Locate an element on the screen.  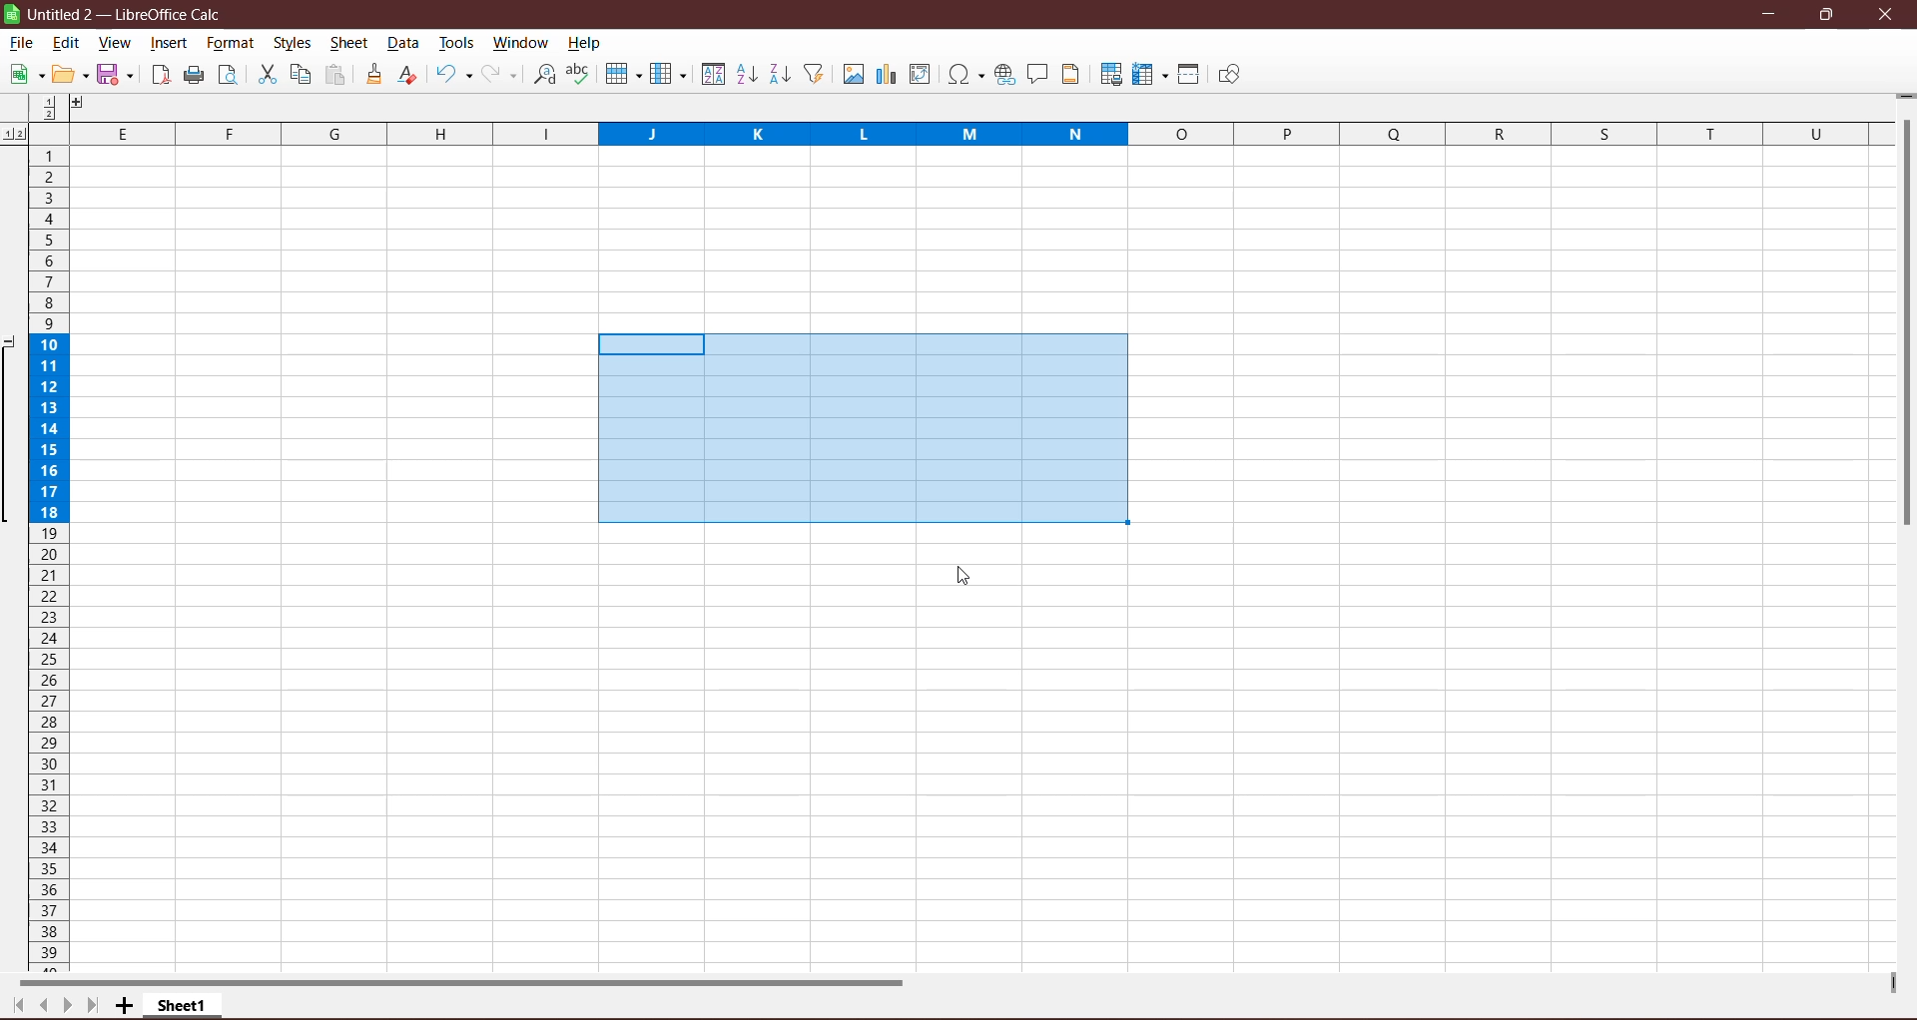
AutoFilter is located at coordinates (816, 74).